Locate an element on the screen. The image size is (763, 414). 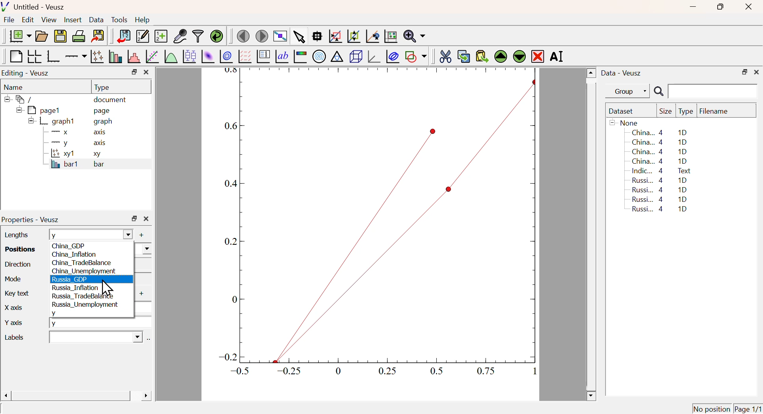
Select using dataset Browser is located at coordinates (149, 340).